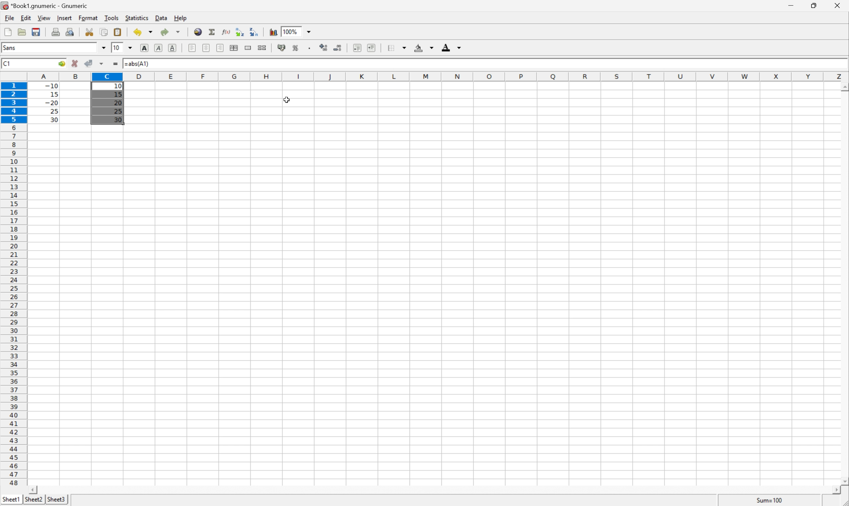 This screenshot has width=849, height=506. What do you see at coordinates (220, 49) in the screenshot?
I see `align right` at bounding box center [220, 49].